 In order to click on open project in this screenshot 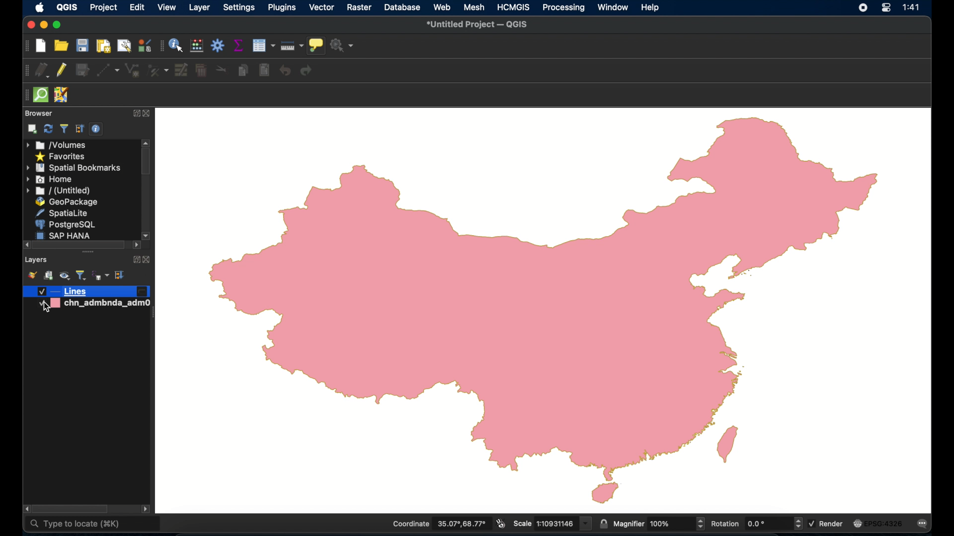, I will do `click(61, 46)`.